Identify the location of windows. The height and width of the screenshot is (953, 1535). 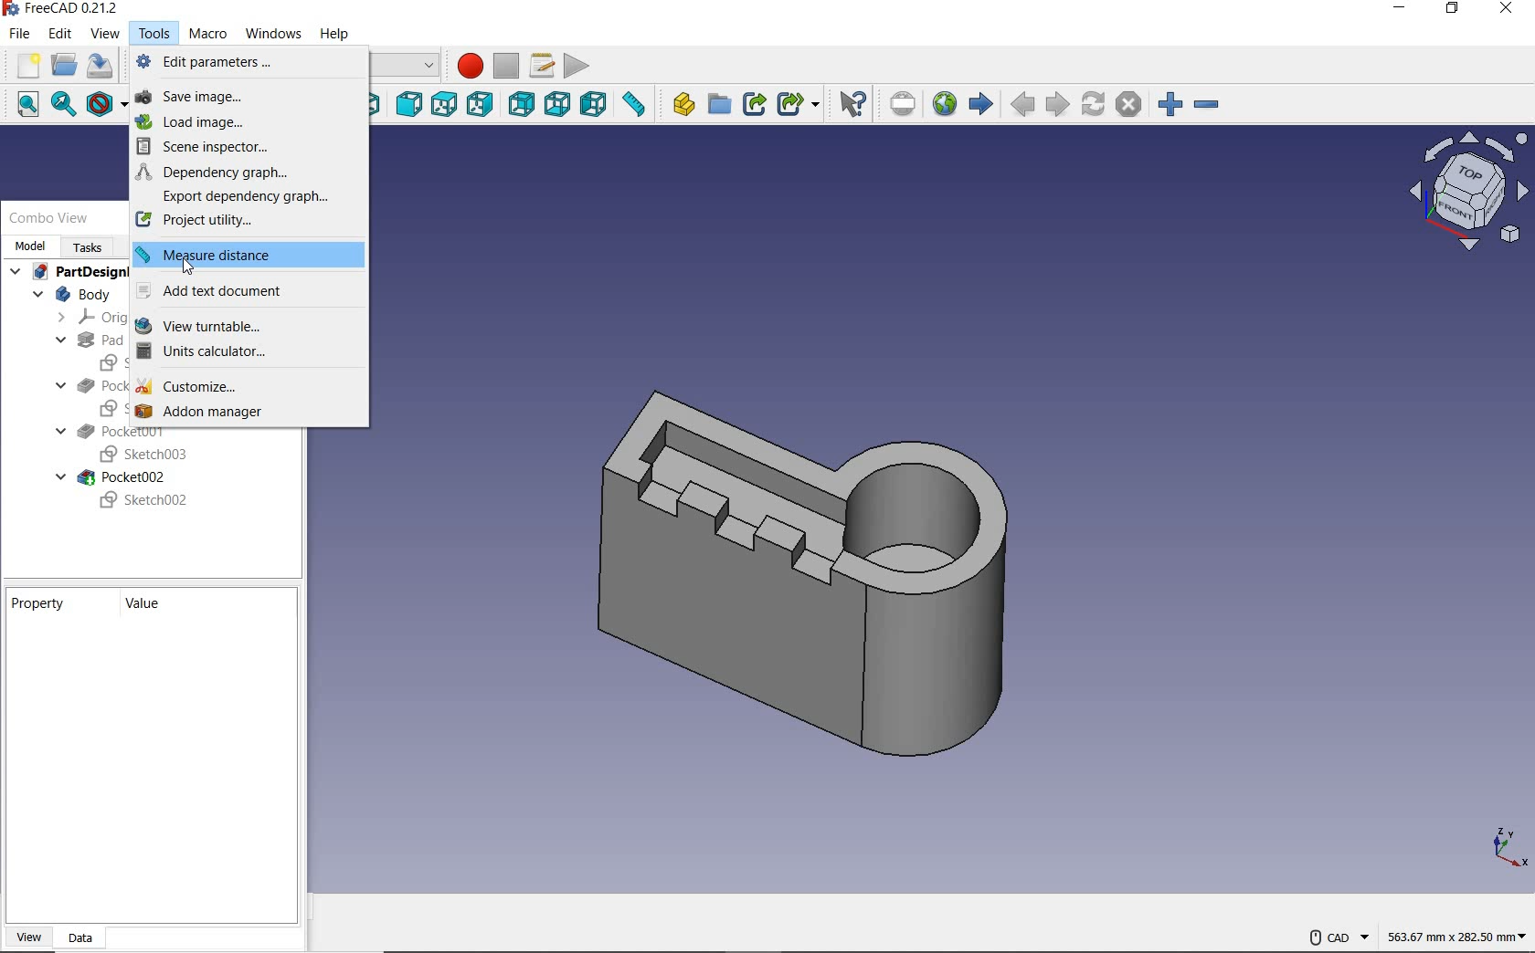
(275, 35).